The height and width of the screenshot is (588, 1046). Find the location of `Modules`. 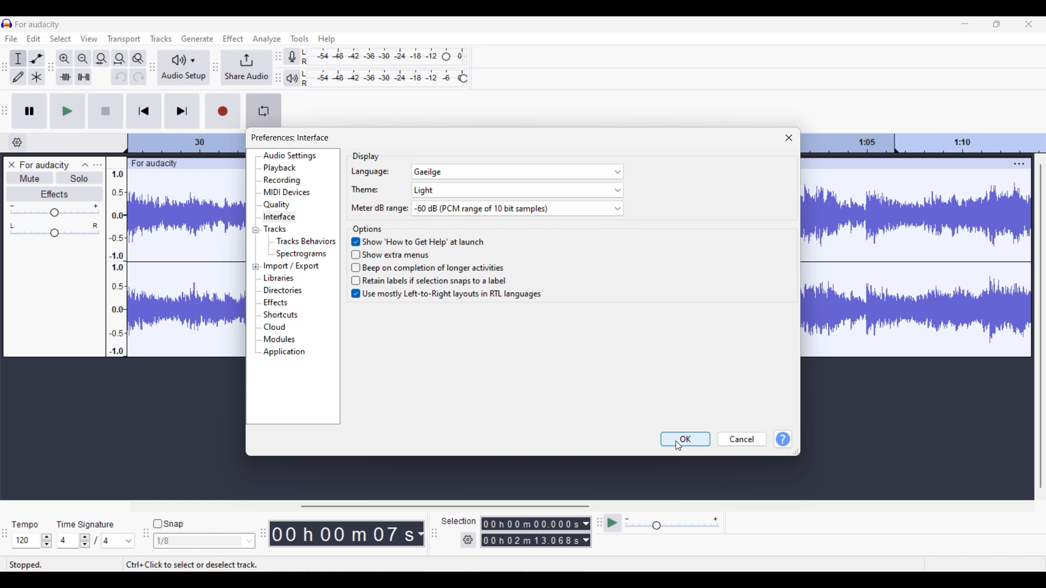

Modules is located at coordinates (279, 339).